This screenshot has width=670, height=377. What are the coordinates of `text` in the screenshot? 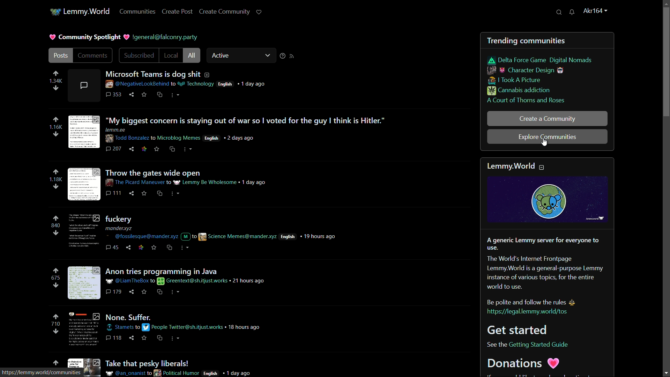 It's located at (516, 165).